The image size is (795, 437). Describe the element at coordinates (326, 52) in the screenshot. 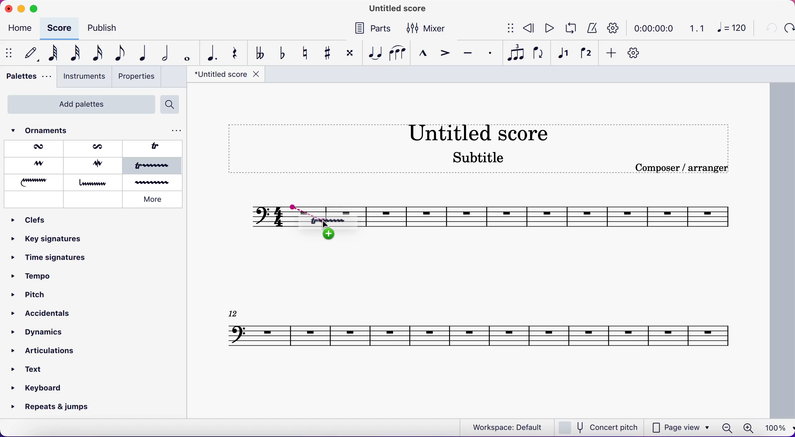

I see `toggle sharp` at that location.